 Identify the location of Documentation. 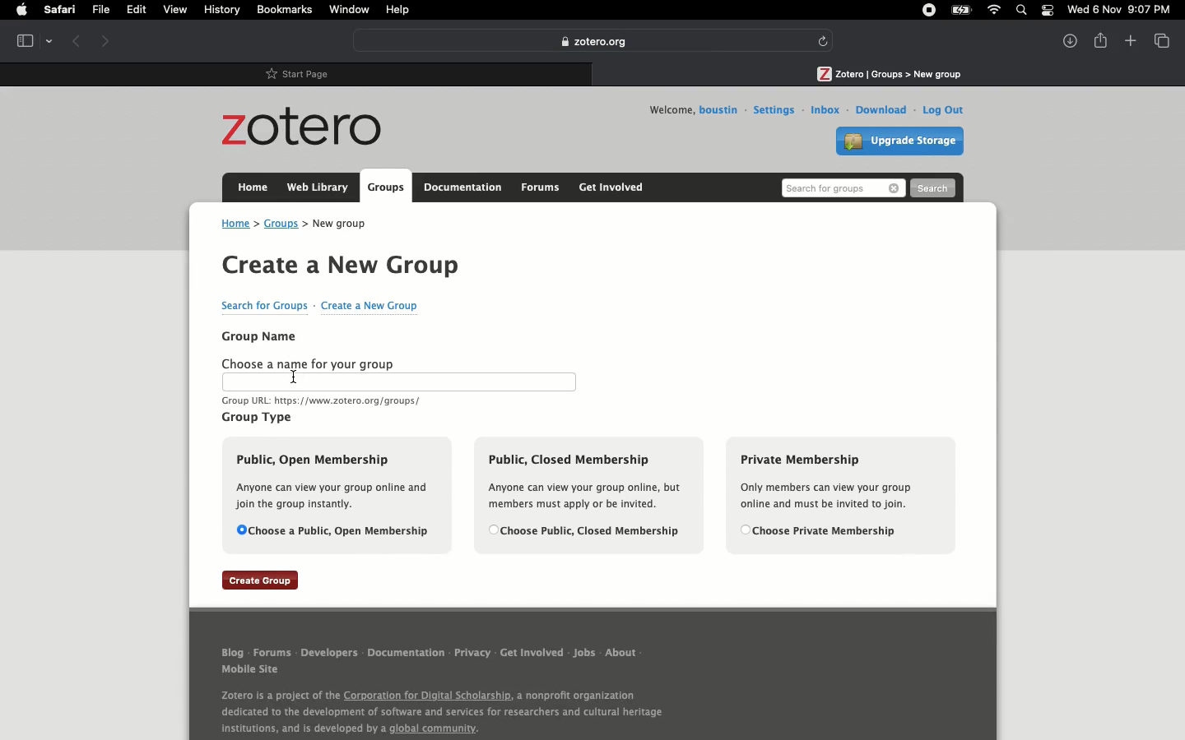
(463, 187).